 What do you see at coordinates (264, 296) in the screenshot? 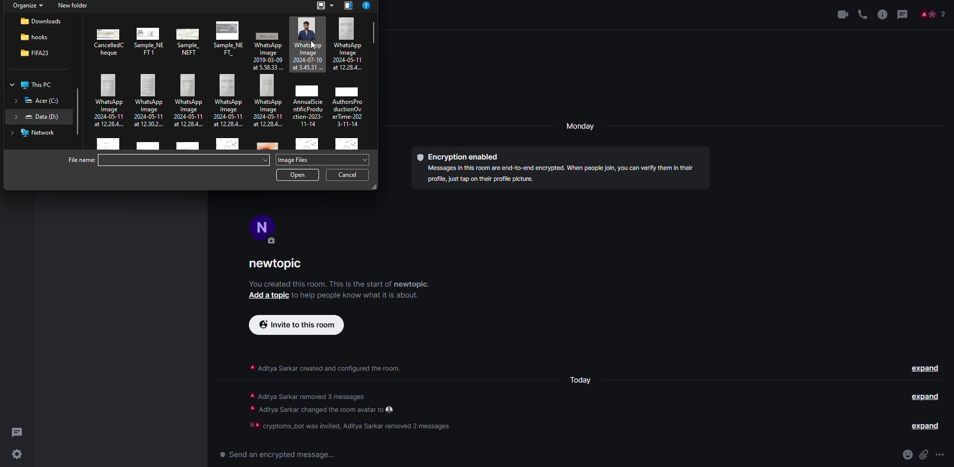
I see `add a topic` at bounding box center [264, 296].